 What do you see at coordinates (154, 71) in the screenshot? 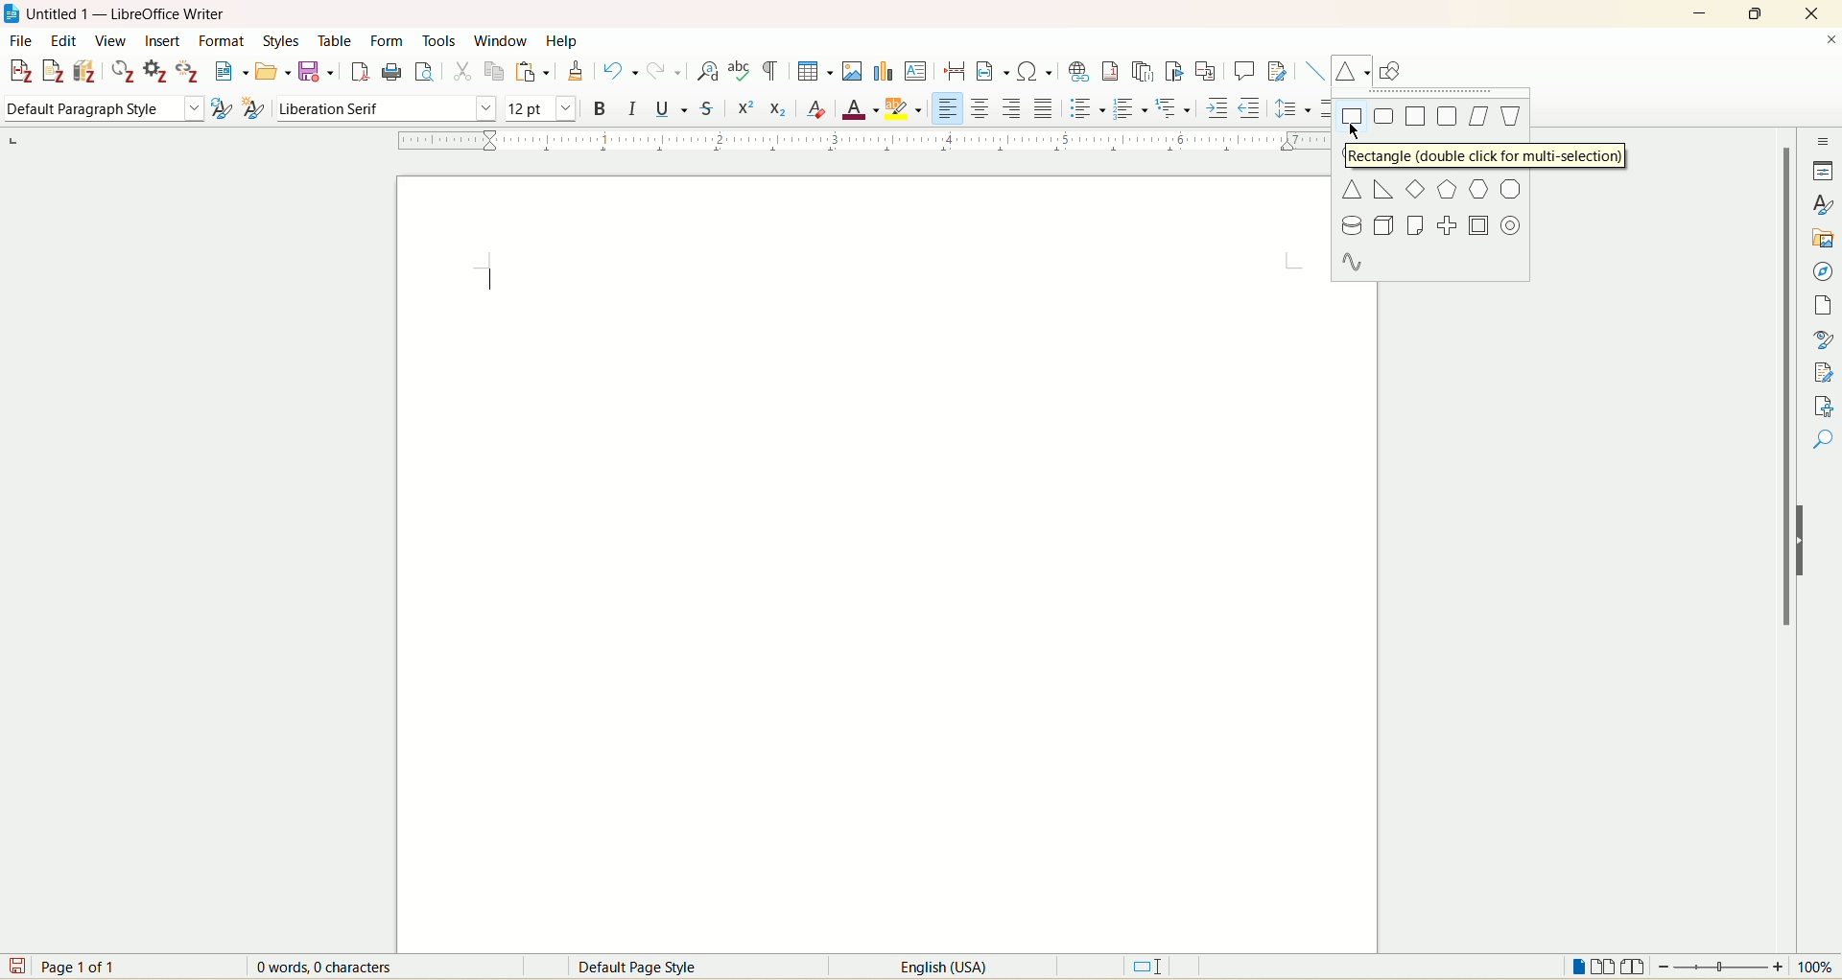
I see `document preferences` at bounding box center [154, 71].